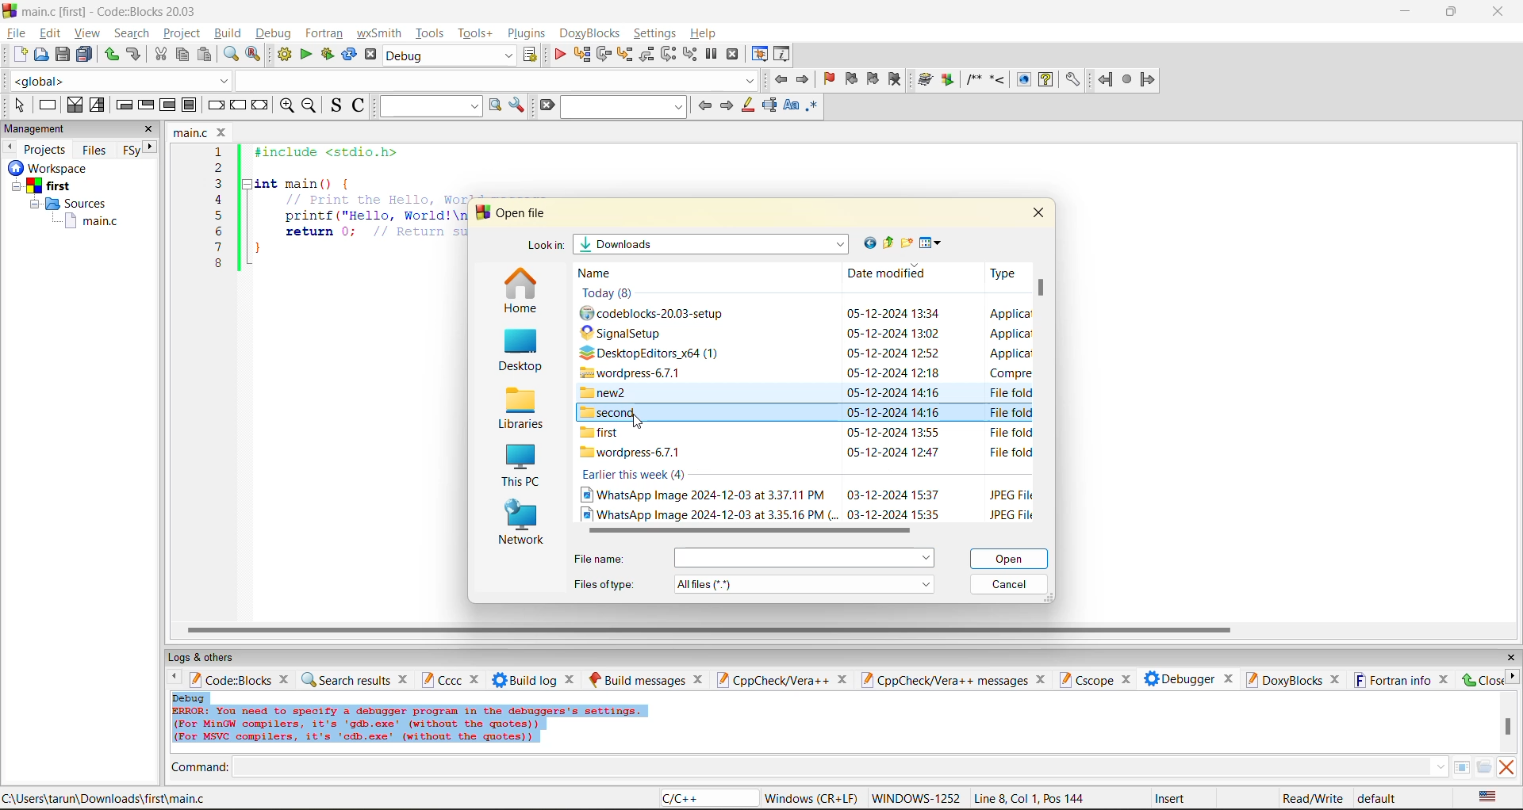 This screenshot has width=1523, height=810. What do you see at coordinates (85, 55) in the screenshot?
I see `save all` at bounding box center [85, 55].